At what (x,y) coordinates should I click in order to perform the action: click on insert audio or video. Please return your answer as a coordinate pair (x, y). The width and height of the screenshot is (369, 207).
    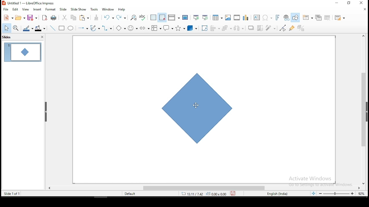
    Looking at the image, I should click on (237, 17).